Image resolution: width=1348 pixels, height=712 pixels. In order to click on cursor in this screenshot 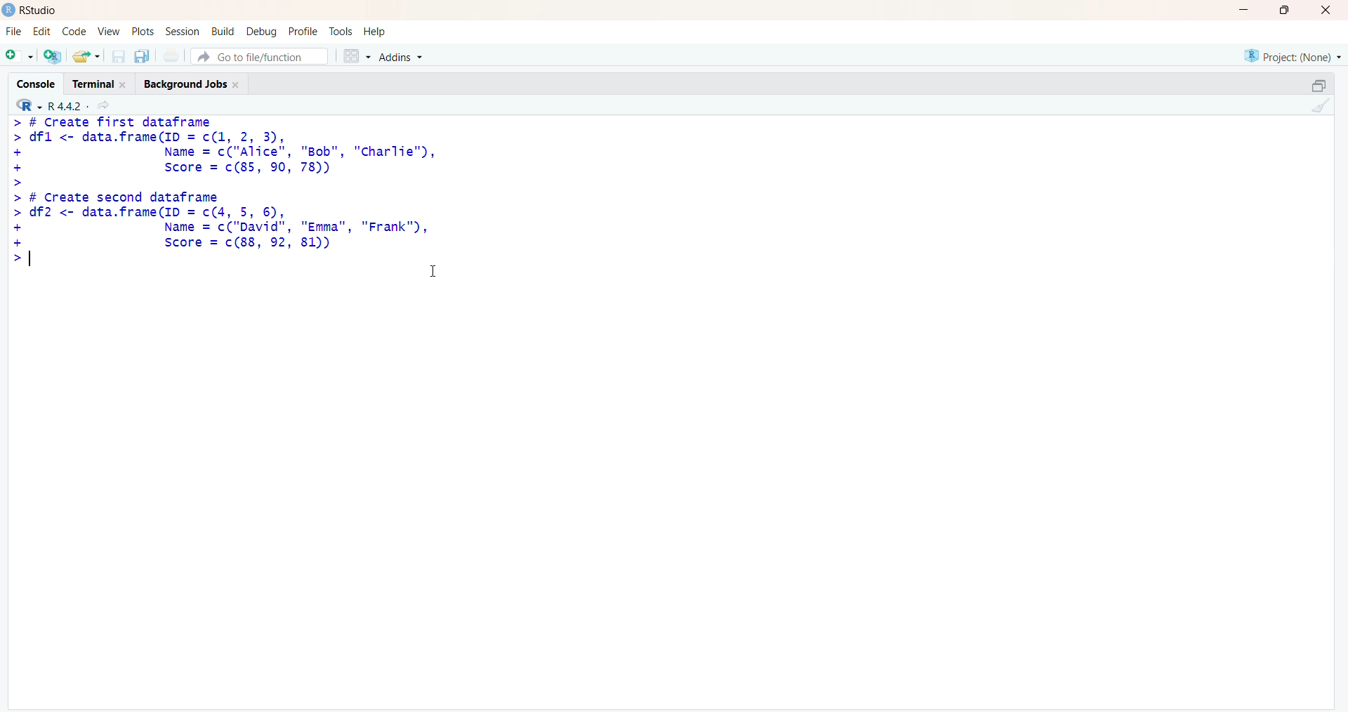, I will do `click(433, 271)`.